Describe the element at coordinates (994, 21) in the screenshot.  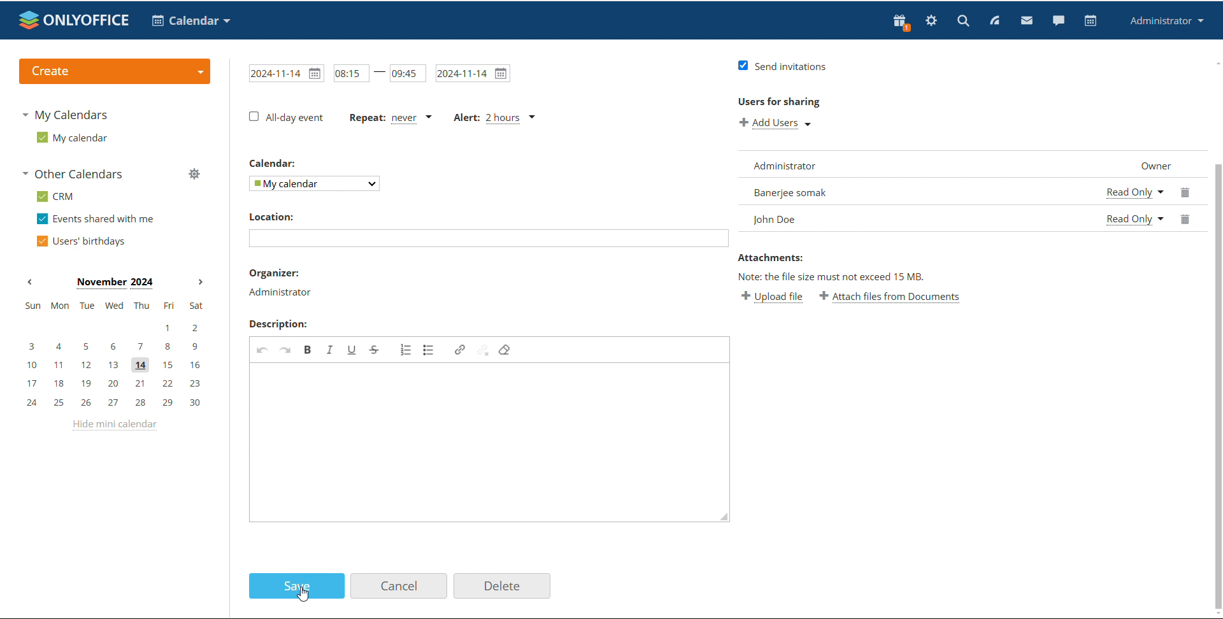
I see `feed` at that location.